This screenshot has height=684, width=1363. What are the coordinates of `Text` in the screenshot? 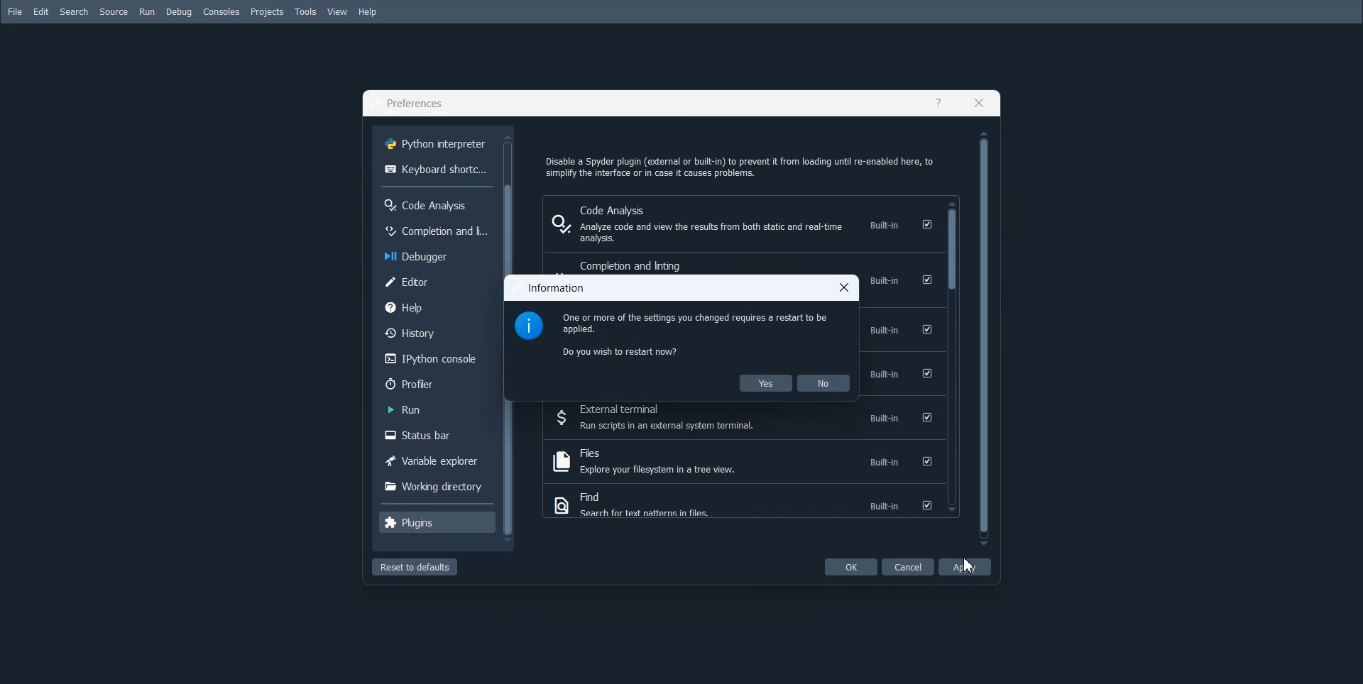 It's located at (739, 164).